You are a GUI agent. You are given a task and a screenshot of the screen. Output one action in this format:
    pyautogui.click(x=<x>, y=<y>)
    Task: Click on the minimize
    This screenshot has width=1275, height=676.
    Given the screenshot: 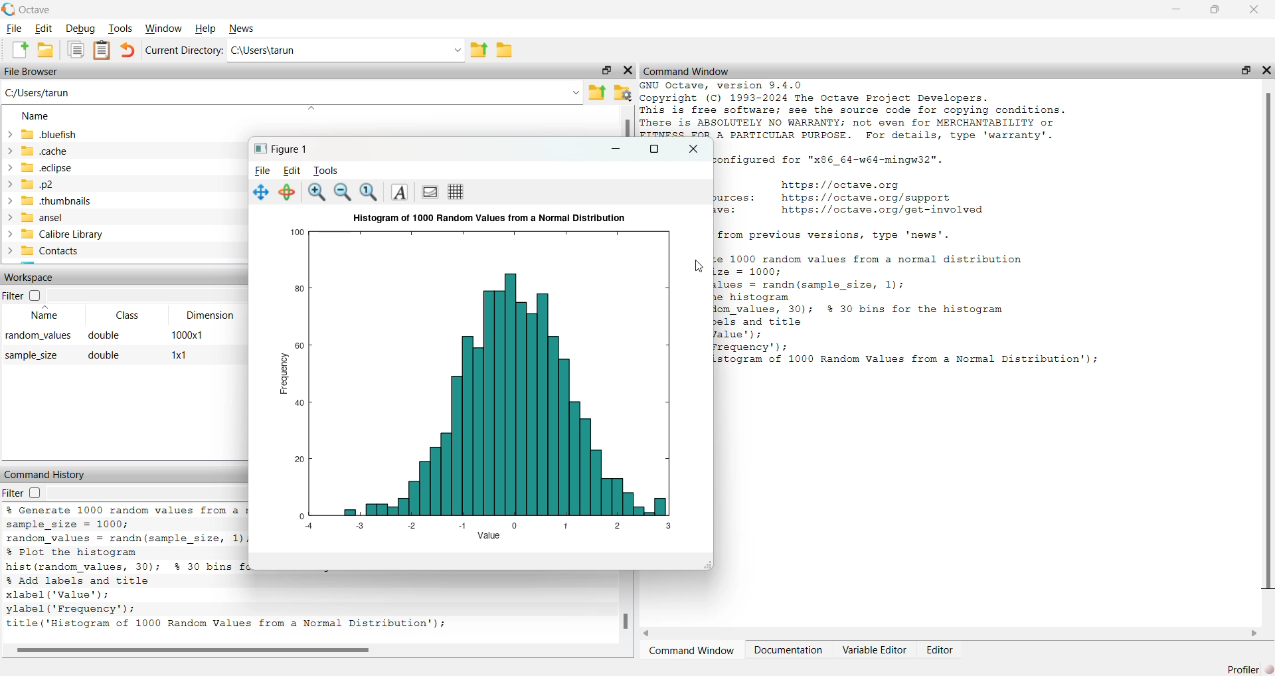 What is the action you would take?
    pyautogui.click(x=1176, y=9)
    